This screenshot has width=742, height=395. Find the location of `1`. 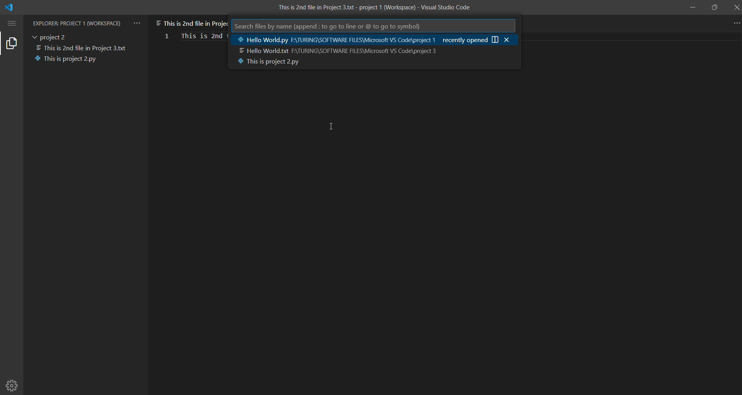

1 is located at coordinates (164, 35).